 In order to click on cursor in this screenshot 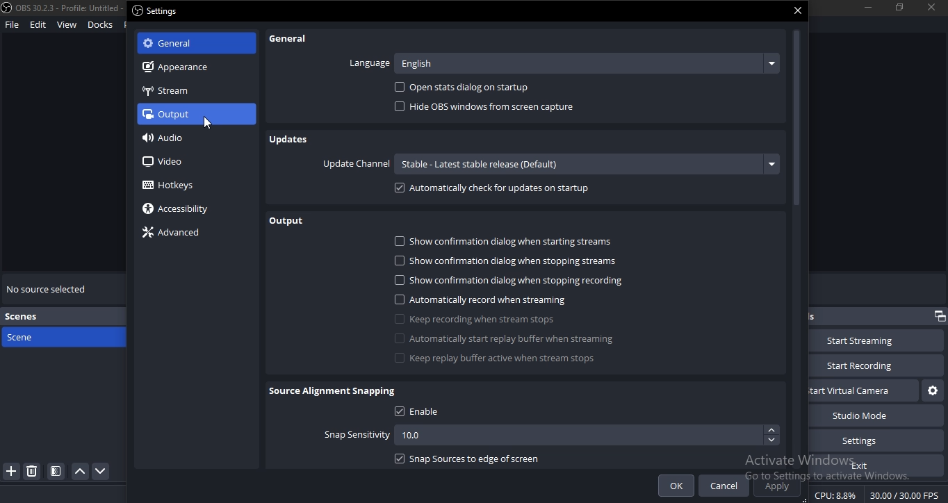, I will do `click(206, 124)`.